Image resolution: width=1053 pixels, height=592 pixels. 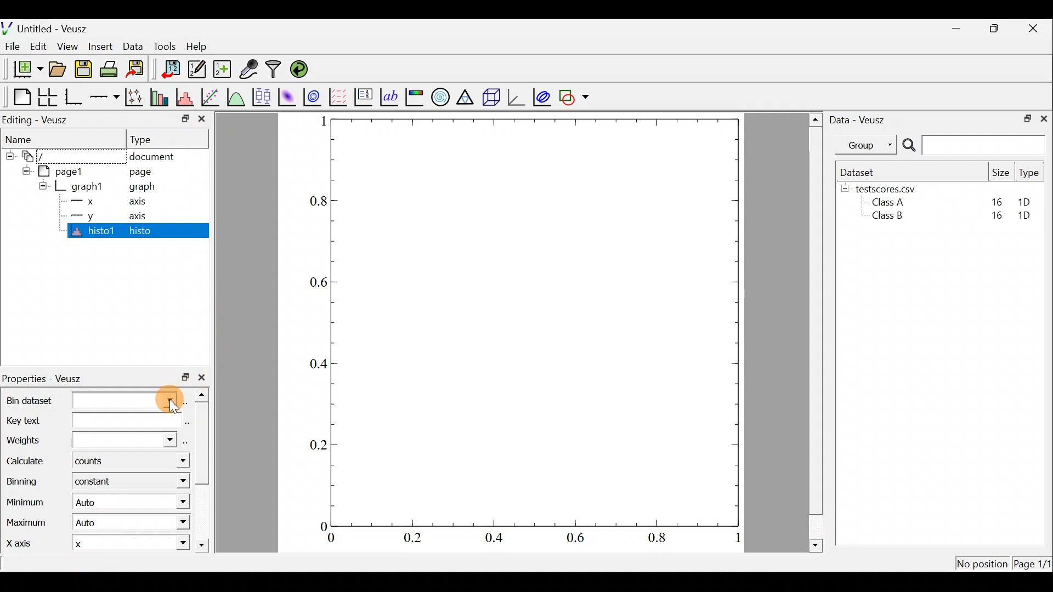 I want to click on Image color bar, so click(x=415, y=97).